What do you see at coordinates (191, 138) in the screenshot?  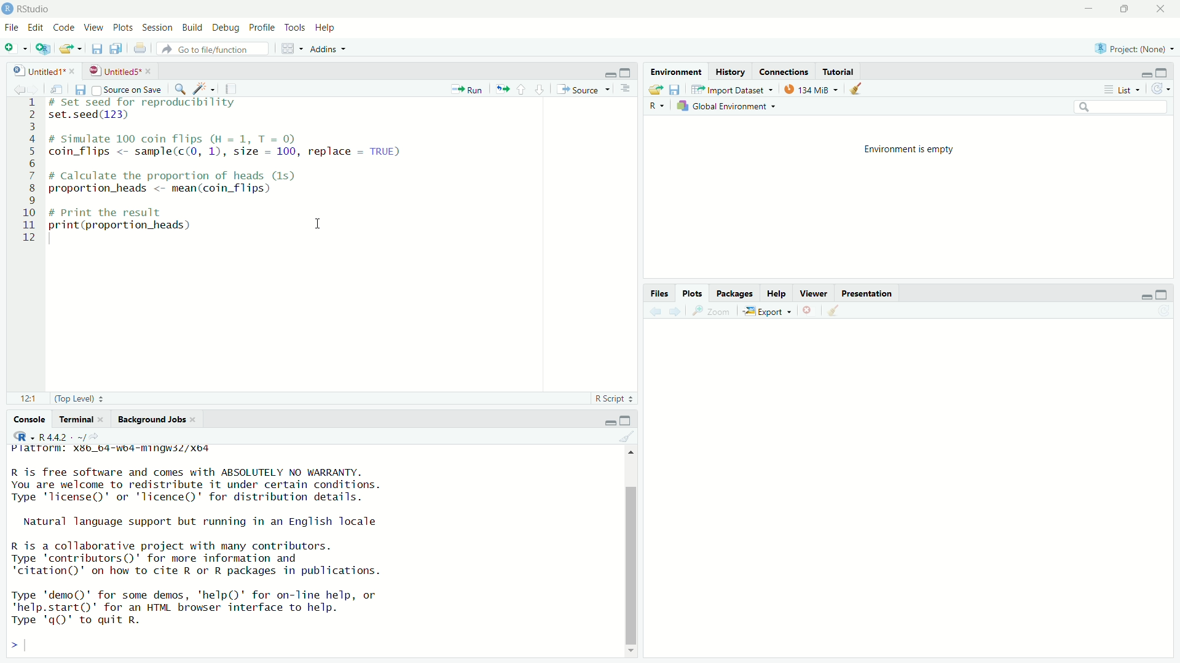 I see `# Simulate 100 coin Ttihips (H=1, T = 0)` at bounding box center [191, 138].